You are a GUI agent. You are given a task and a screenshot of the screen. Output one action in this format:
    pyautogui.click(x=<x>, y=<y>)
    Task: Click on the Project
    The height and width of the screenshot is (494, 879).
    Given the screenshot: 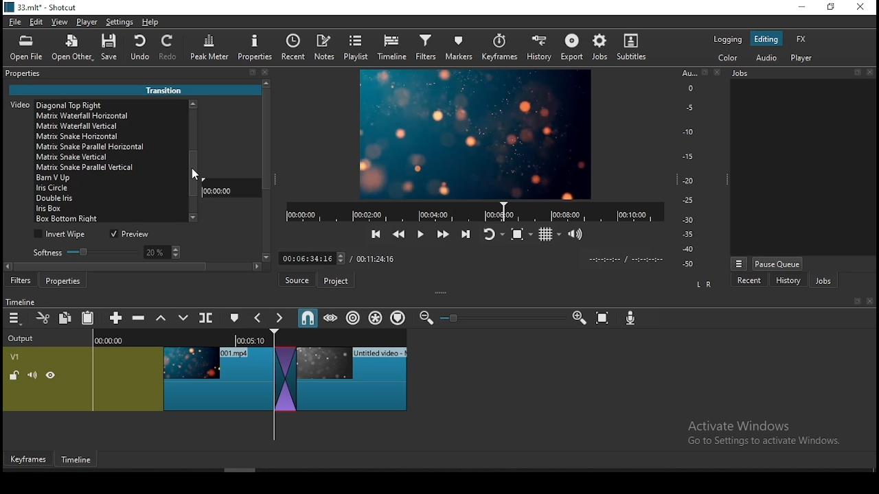 What is the action you would take?
    pyautogui.click(x=338, y=281)
    